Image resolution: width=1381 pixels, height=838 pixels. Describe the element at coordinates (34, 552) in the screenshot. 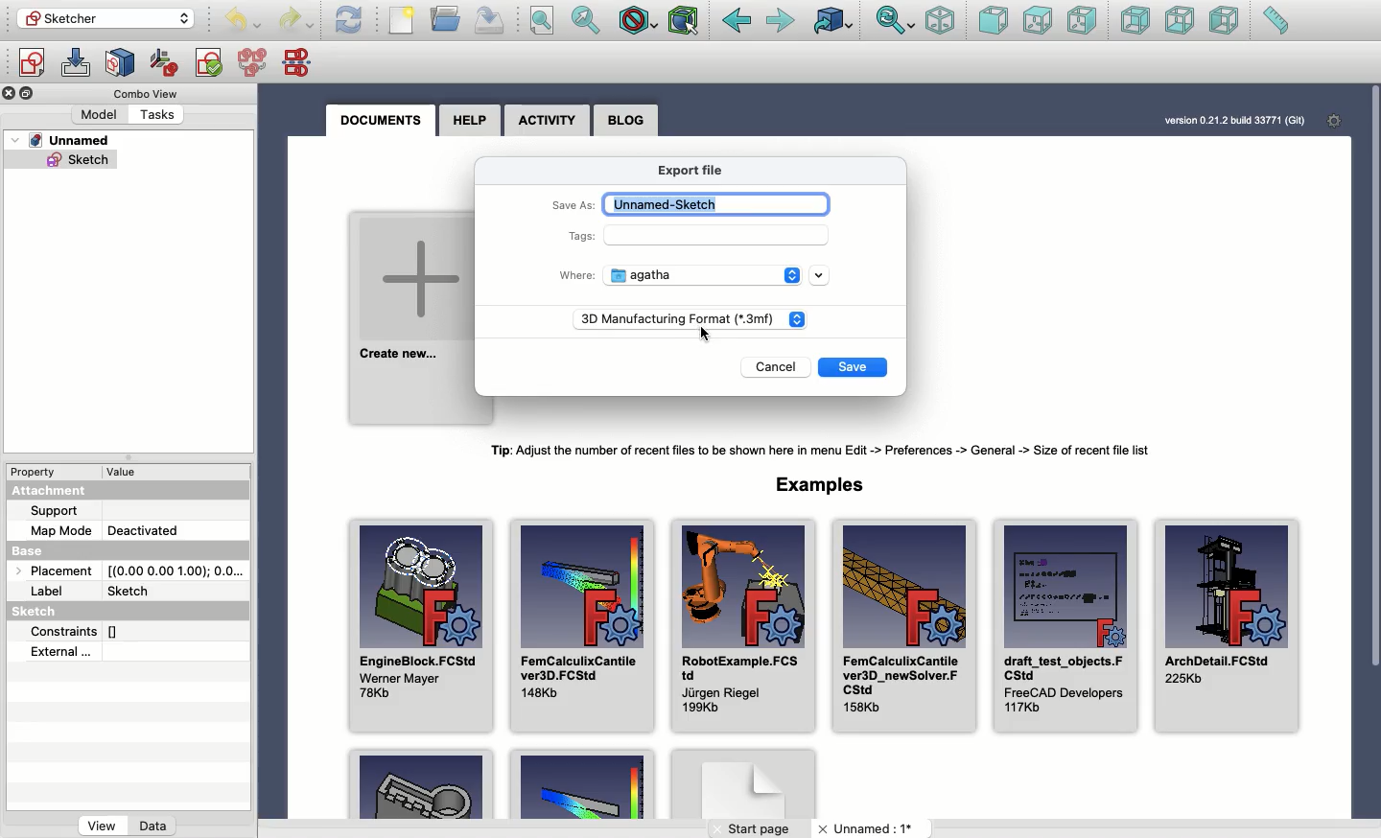

I see `Base` at that location.